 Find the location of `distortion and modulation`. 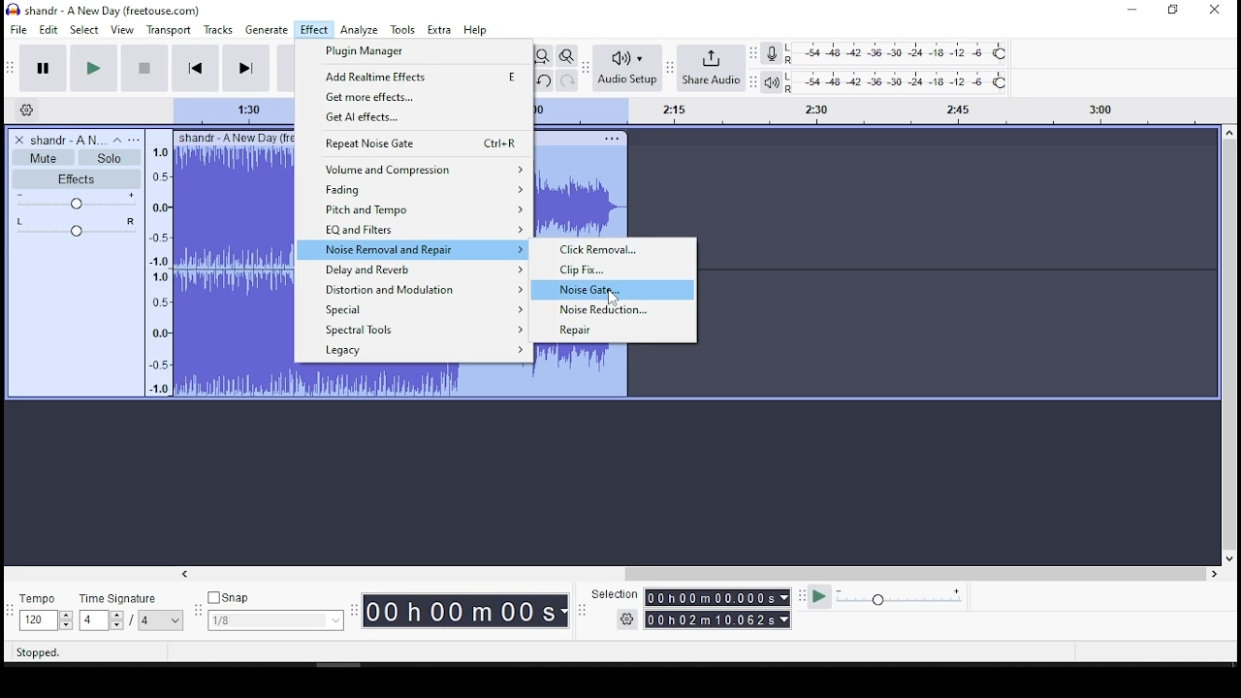

distortion and modulation is located at coordinates (412, 289).